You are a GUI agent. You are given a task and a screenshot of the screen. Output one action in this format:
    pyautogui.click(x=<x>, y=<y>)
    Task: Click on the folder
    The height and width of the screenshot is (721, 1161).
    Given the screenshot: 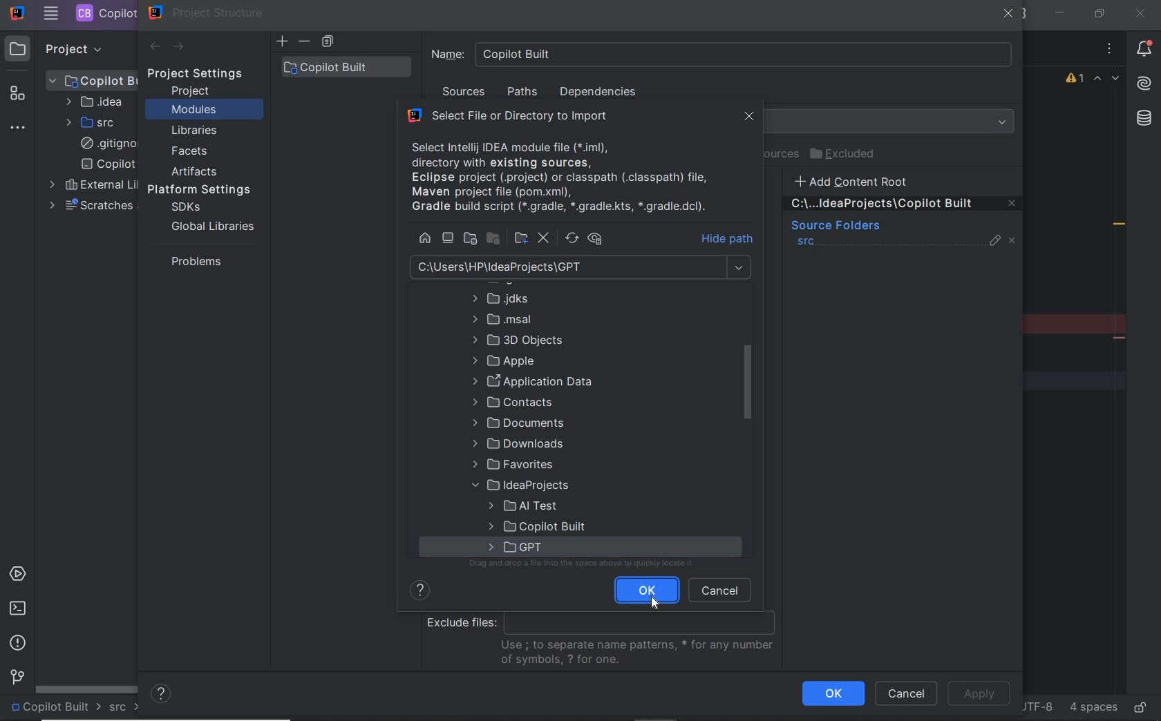 What is the action you would take?
    pyautogui.click(x=516, y=339)
    